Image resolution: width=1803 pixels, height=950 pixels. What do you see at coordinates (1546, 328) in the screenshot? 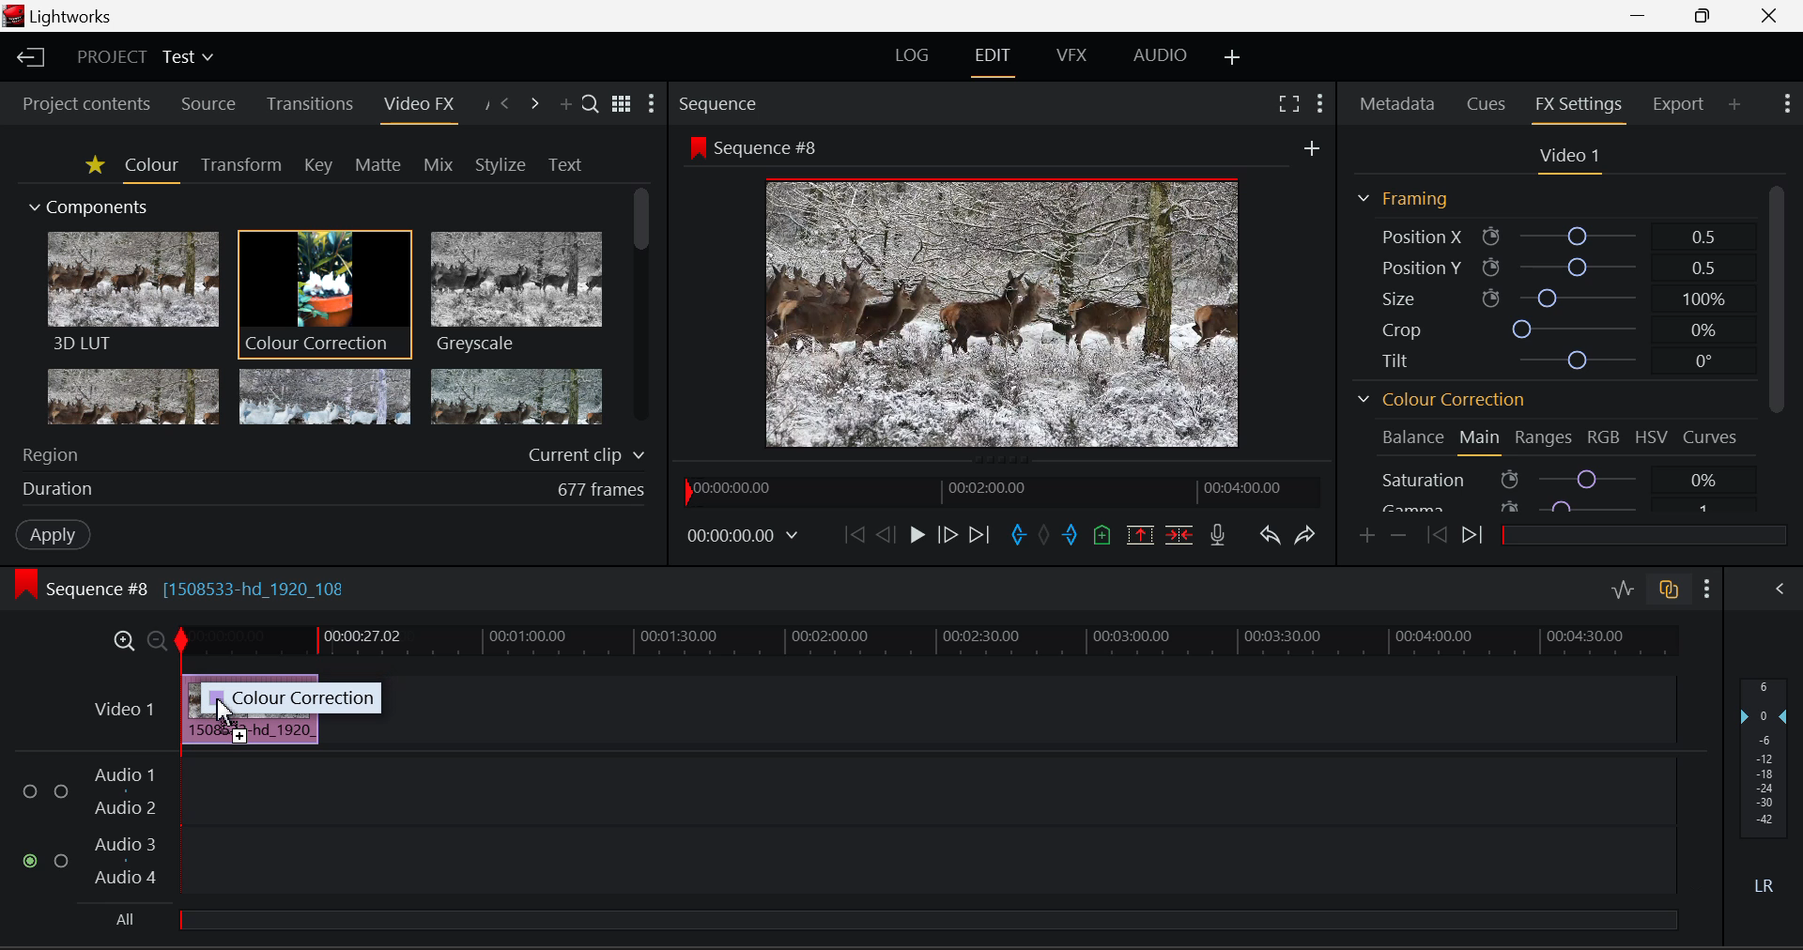
I see `Crop` at bounding box center [1546, 328].